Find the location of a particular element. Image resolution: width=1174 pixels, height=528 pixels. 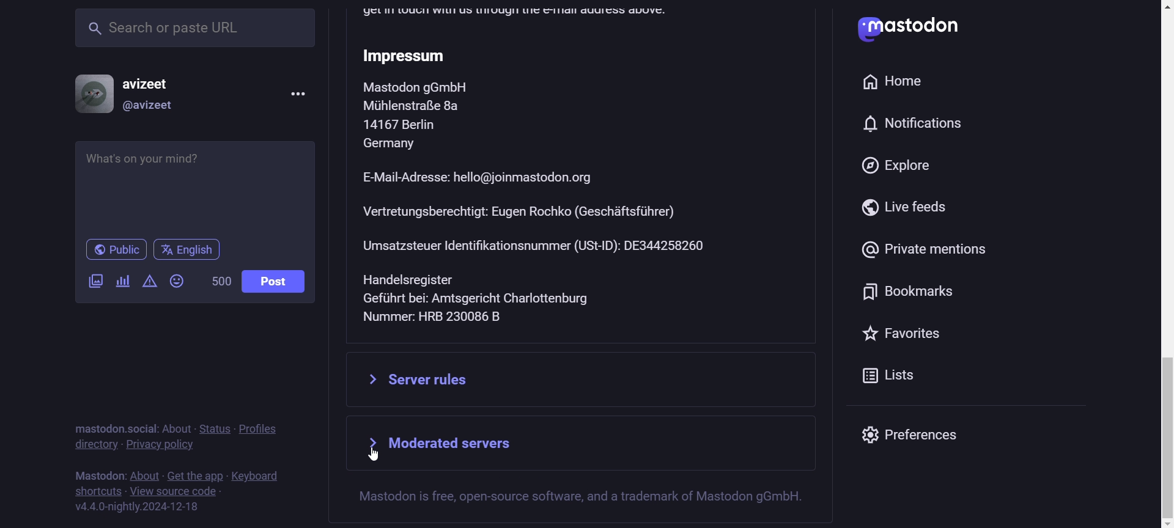

about is located at coordinates (175, 425).